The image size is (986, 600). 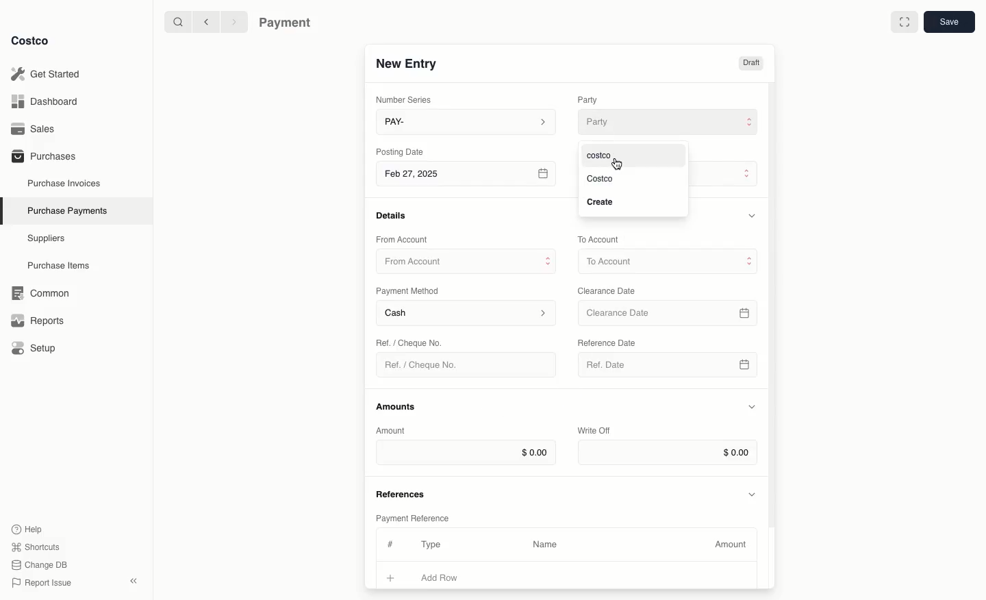 What do you see at coordinates (49, 74) in the screenshot?
I see `Get Started` at bounding box center [49, 74].